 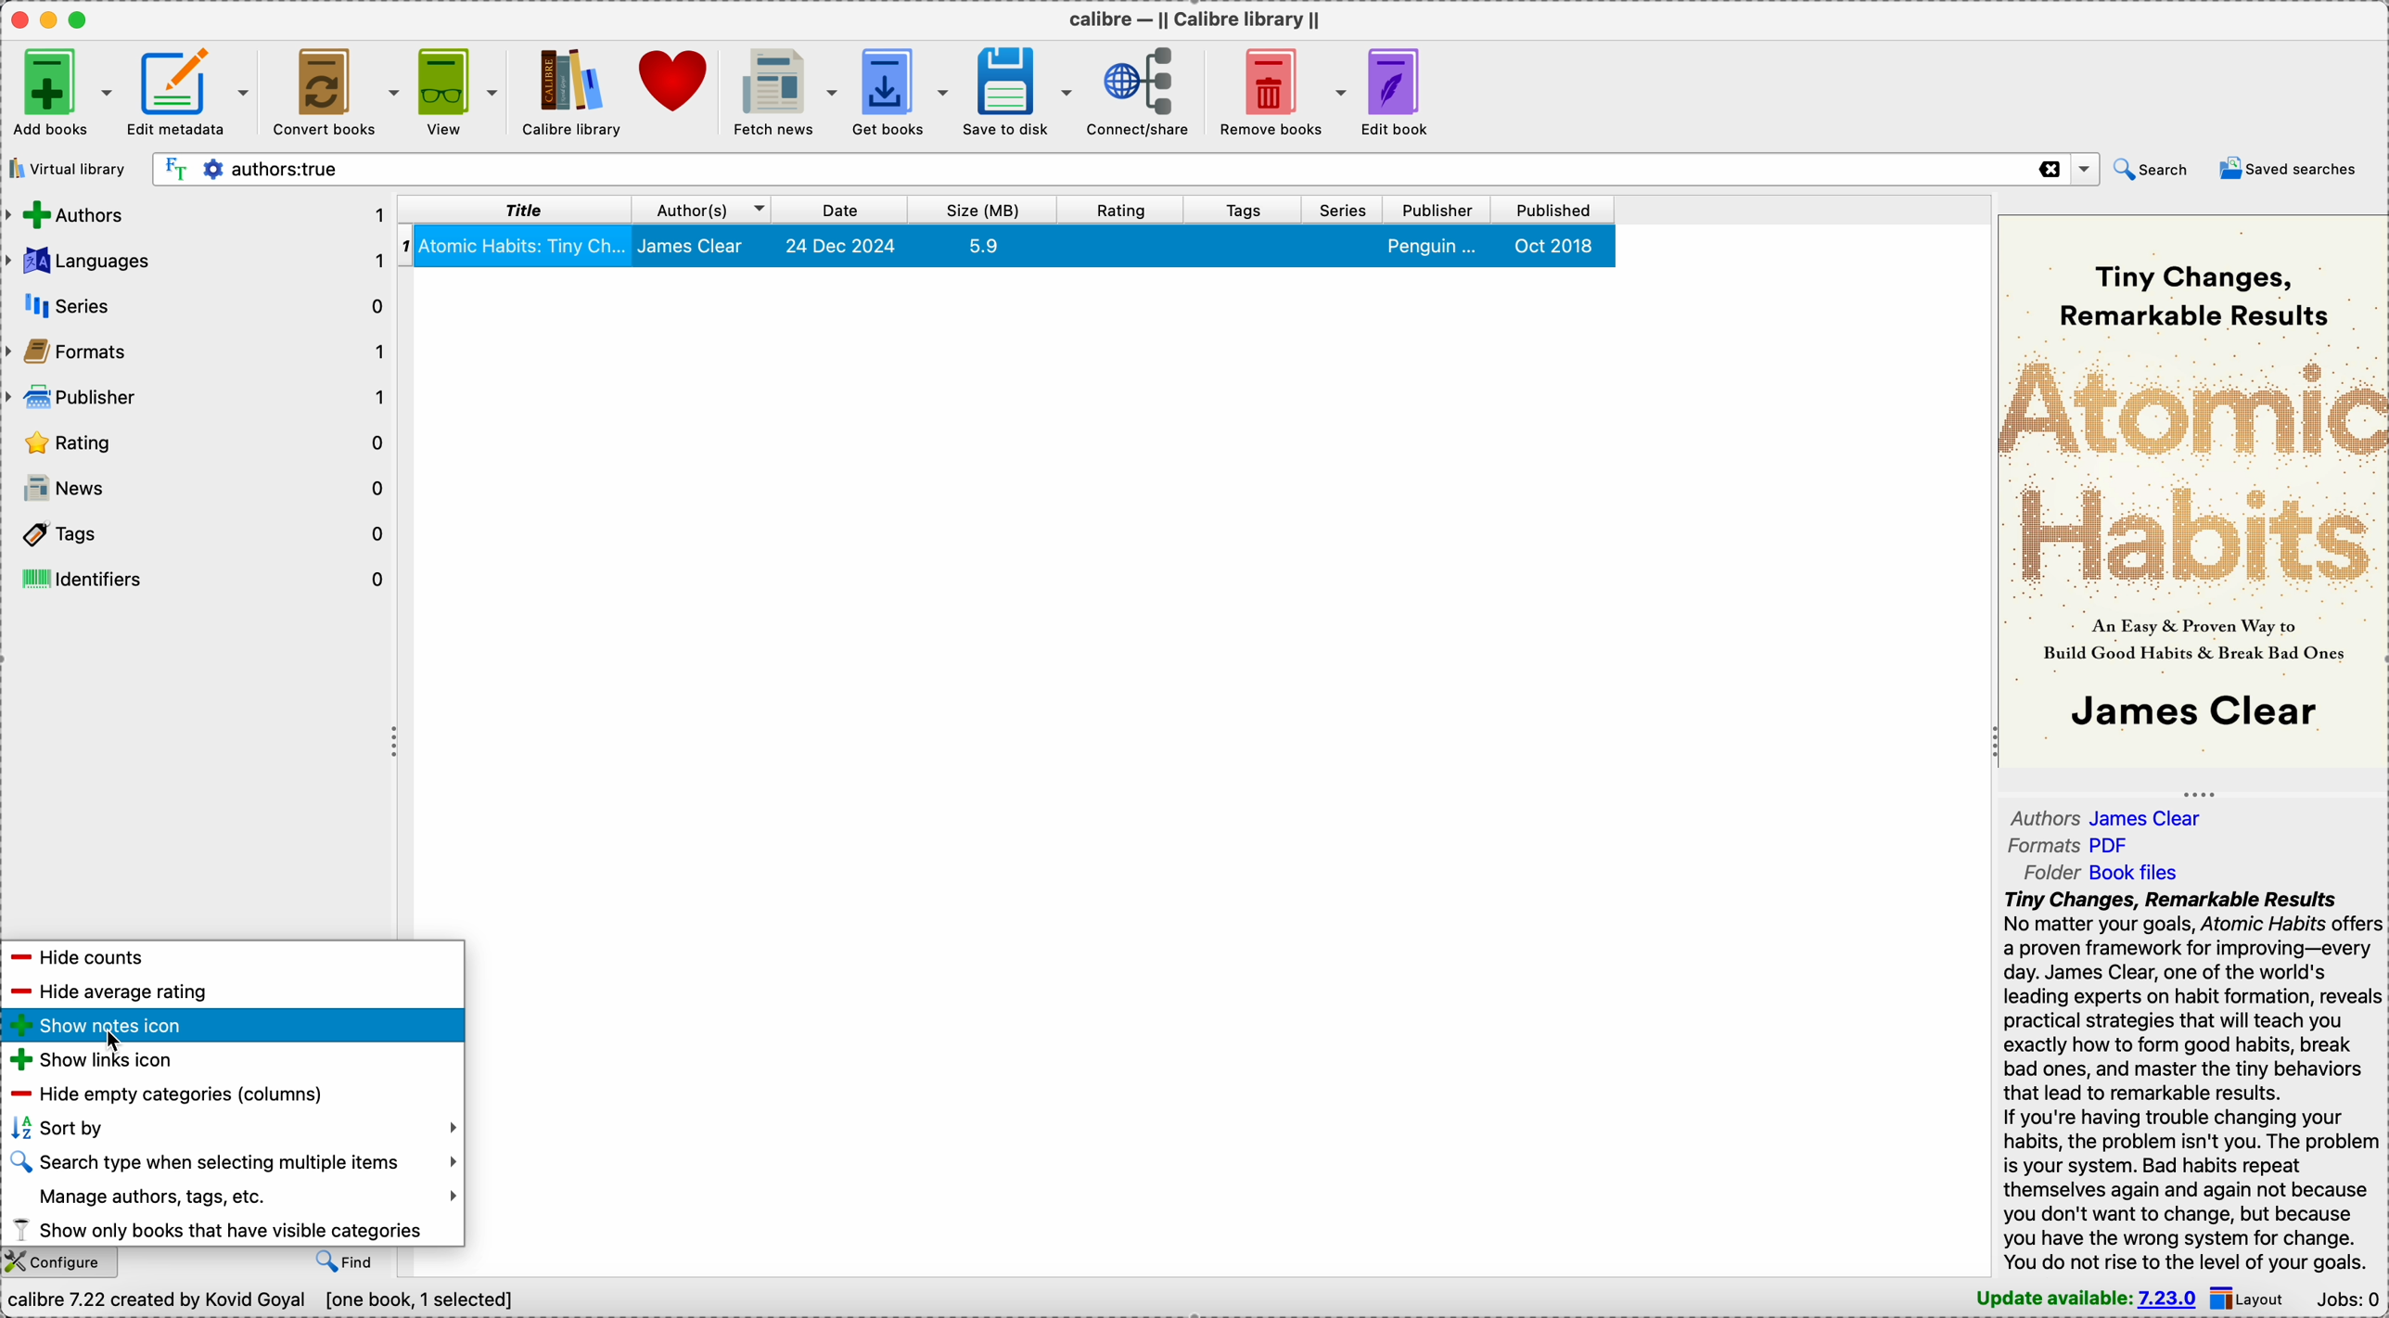 I want to click on rating, so click(x=198, y=442).